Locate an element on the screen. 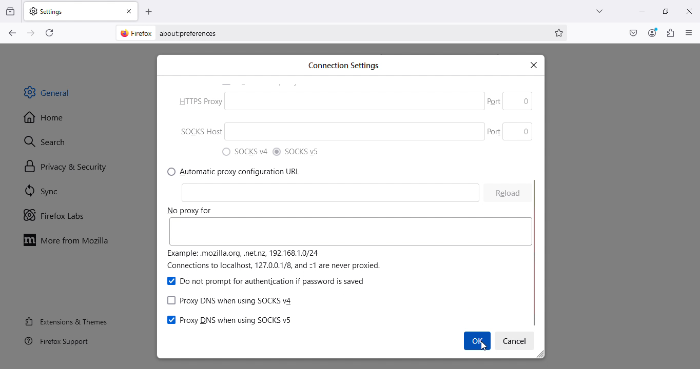  Go back one page is located at coordinates (11, 33).